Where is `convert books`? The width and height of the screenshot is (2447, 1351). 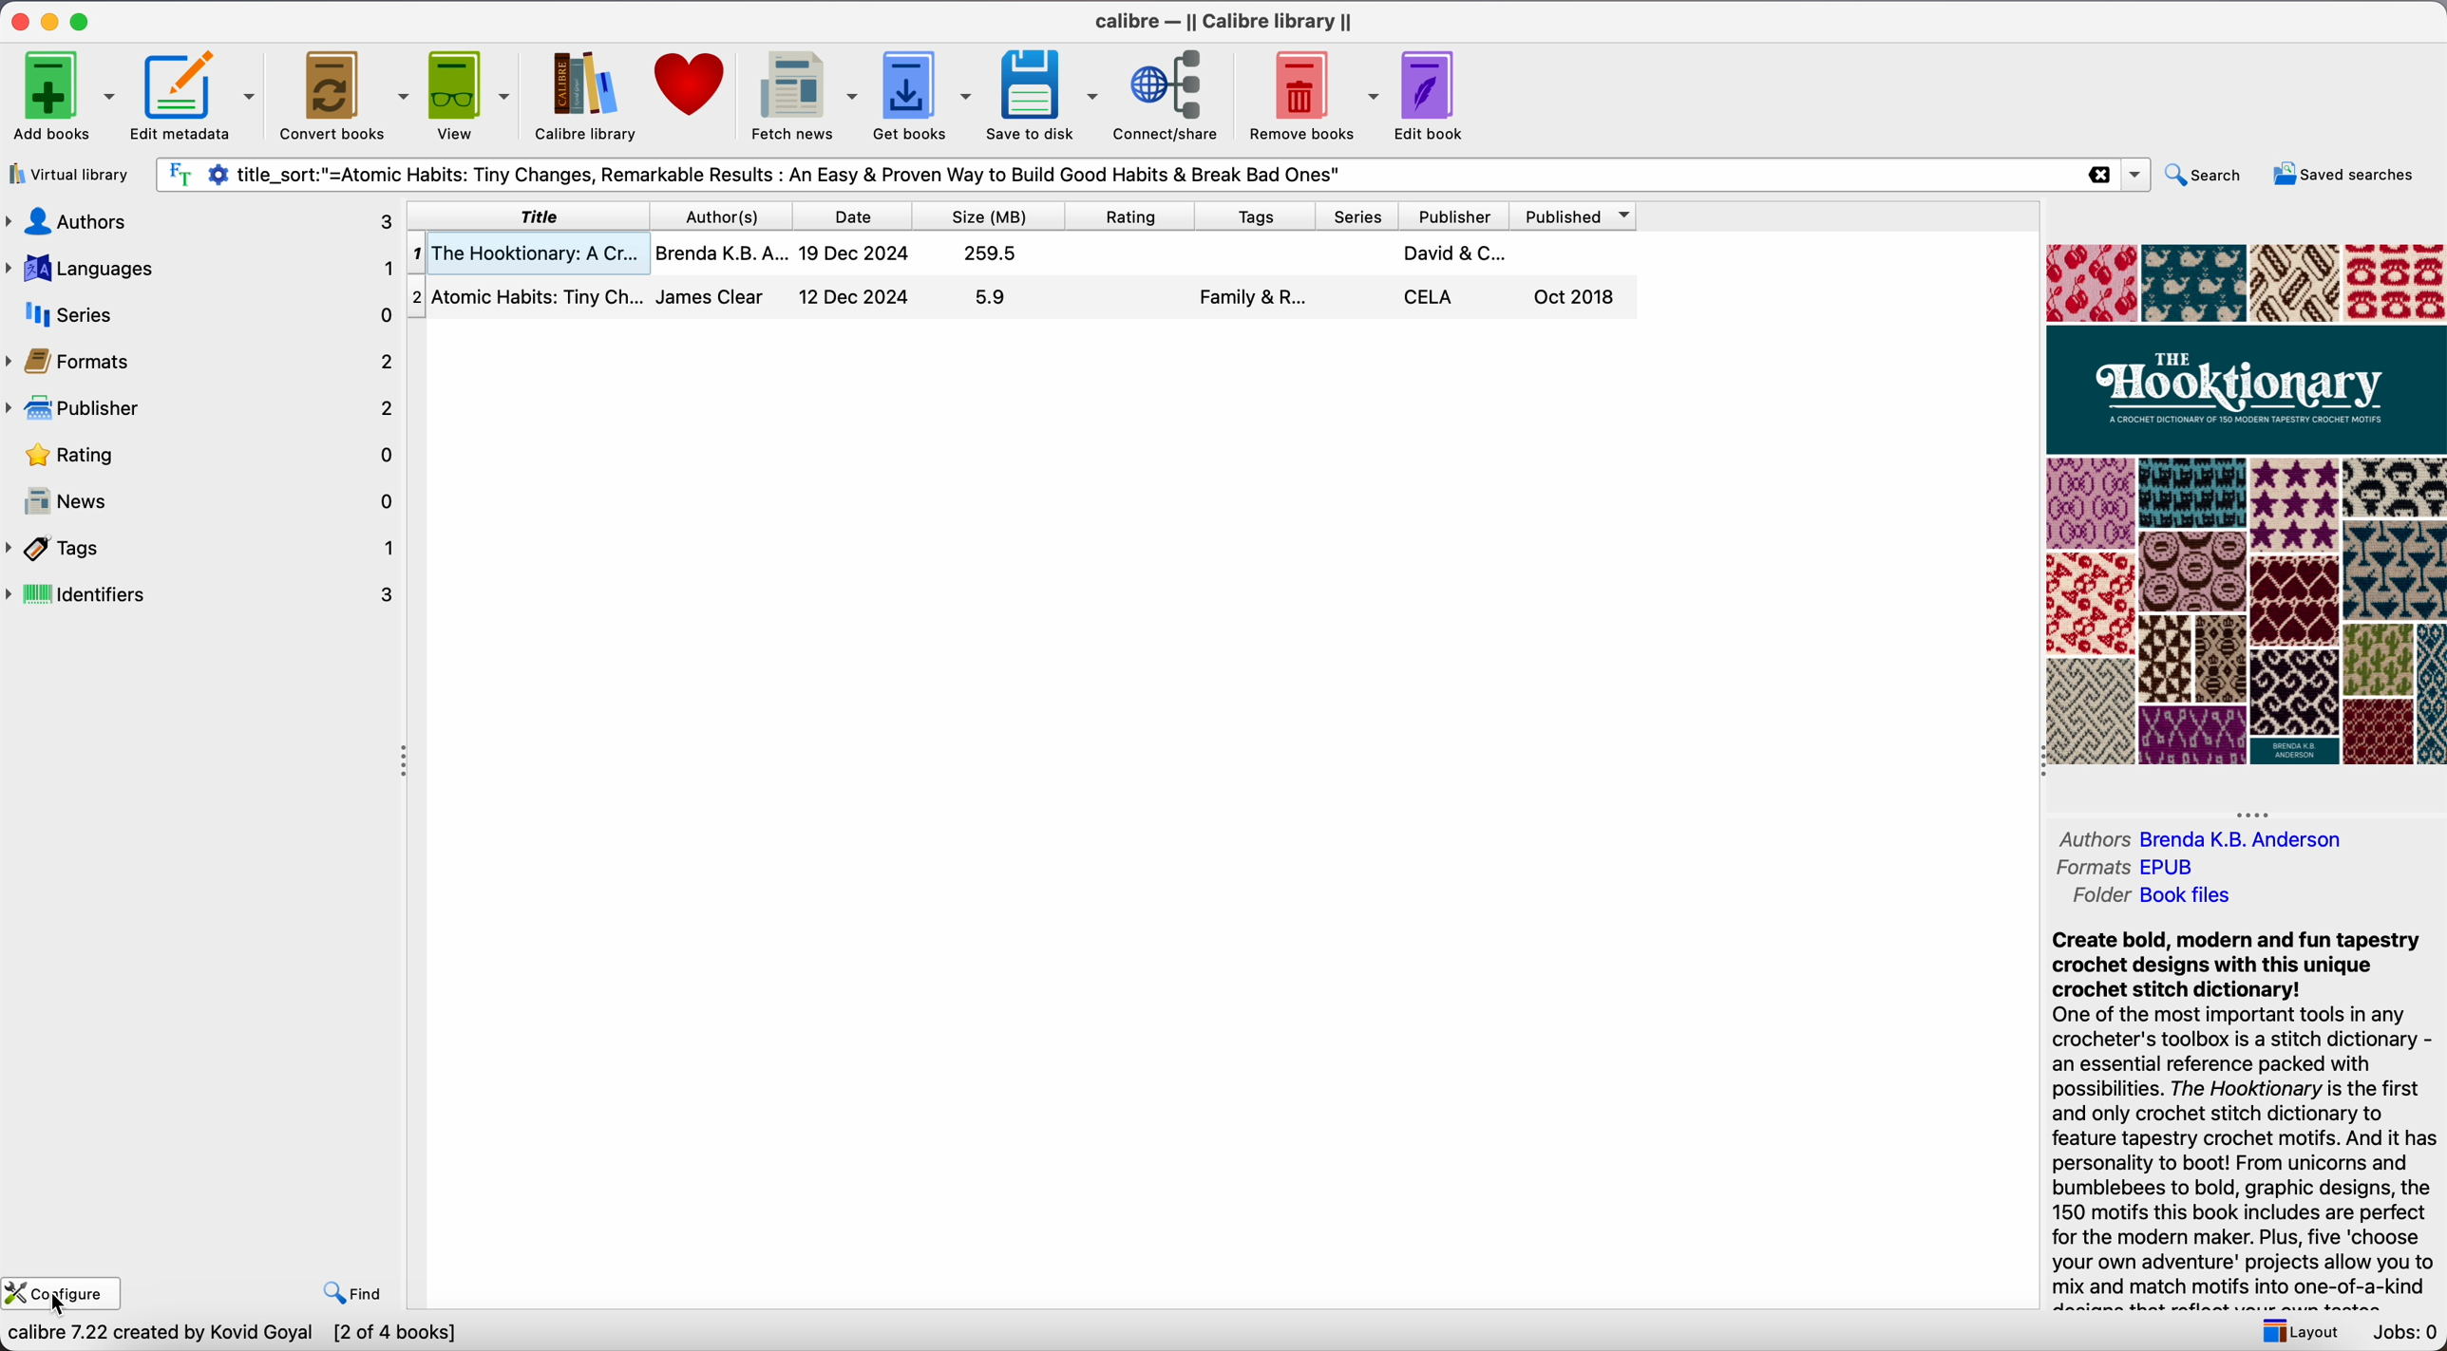 convert books is located at coordinates (346, 94).